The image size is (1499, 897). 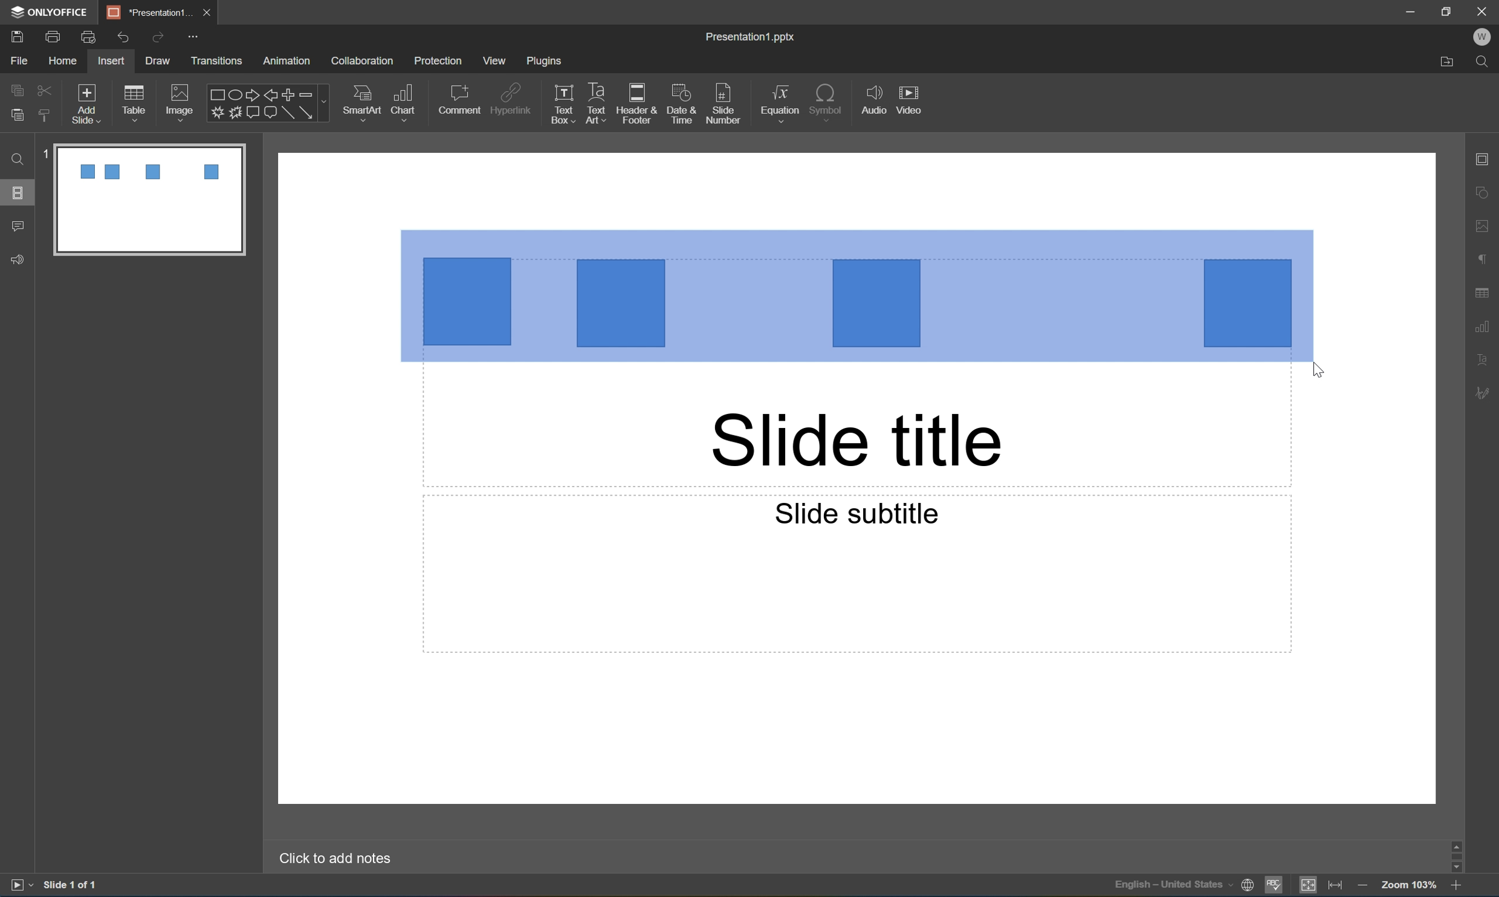 I want to click on copy, so click(x=16, y=89).